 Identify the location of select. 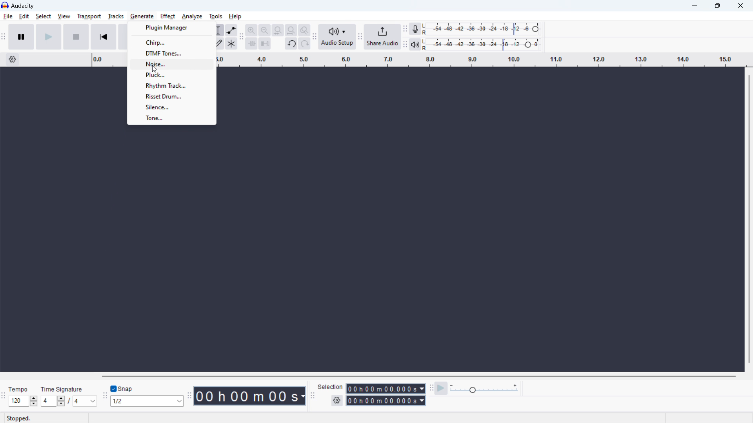
(44, 16).